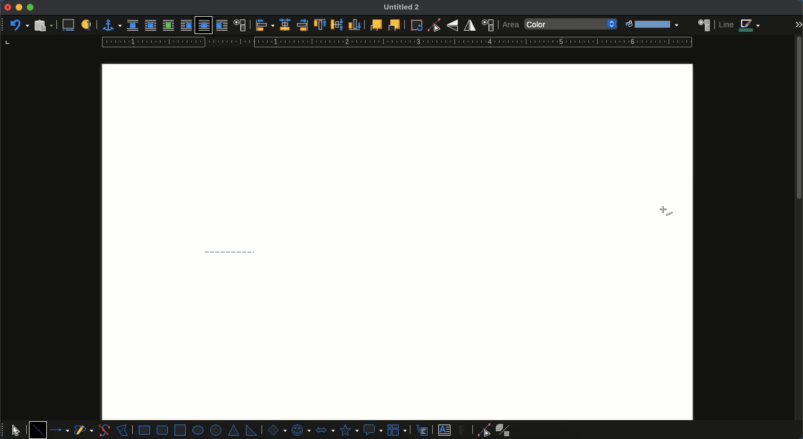 The image size is (803, 439). I want to click on stars and banners, so click(348, 430).